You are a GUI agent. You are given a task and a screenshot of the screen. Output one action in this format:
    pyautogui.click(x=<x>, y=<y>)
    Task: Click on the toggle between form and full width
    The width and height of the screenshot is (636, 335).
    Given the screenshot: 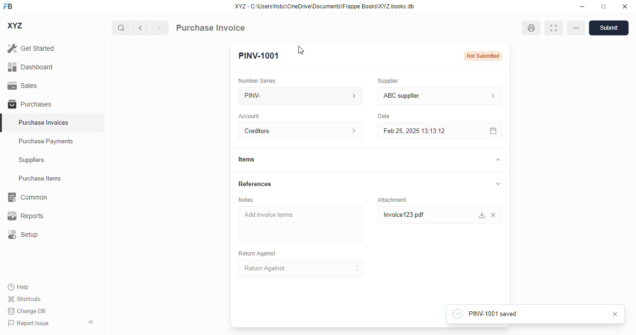 What is the action you would take?
    pyautogui.click(x=553, y=28)
    